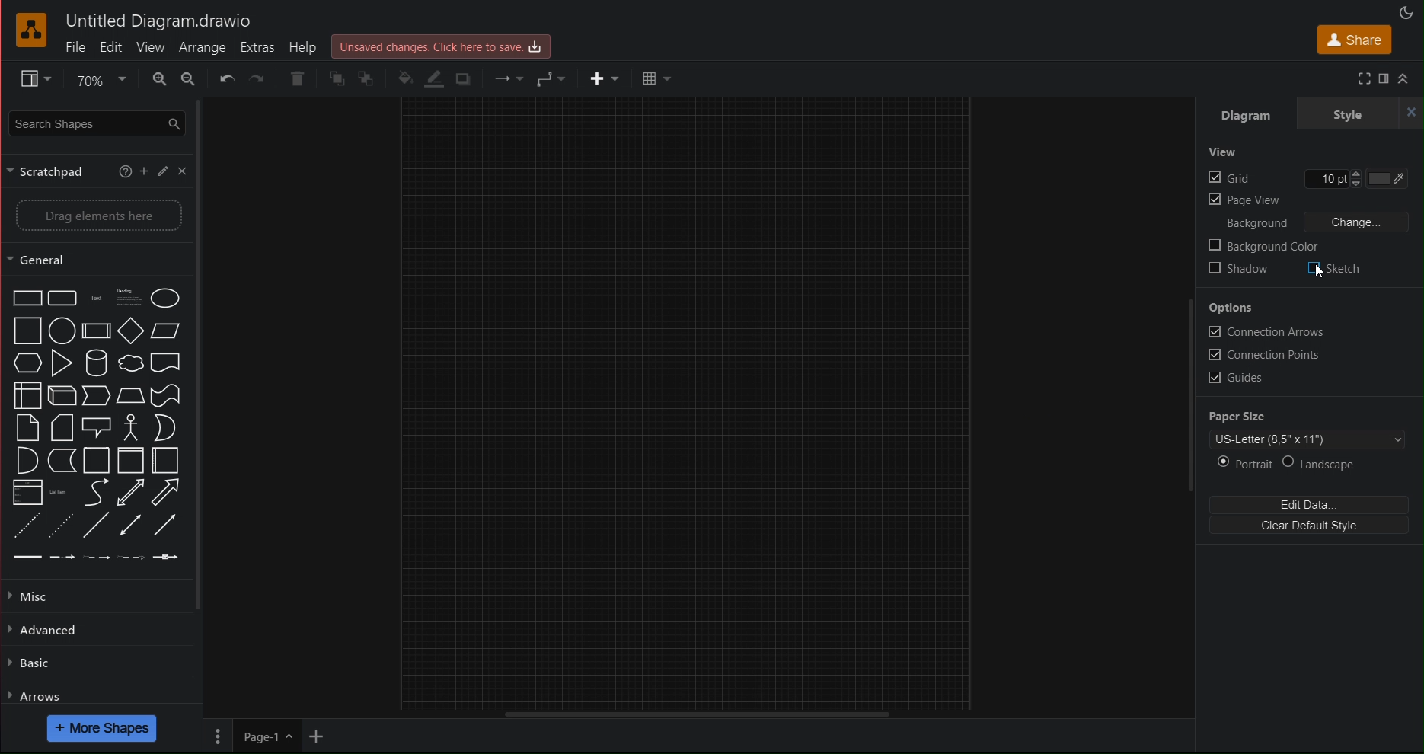  Describe the element at coordinates (400, 77) in the screenshot. I see `Fill Color` at that location.